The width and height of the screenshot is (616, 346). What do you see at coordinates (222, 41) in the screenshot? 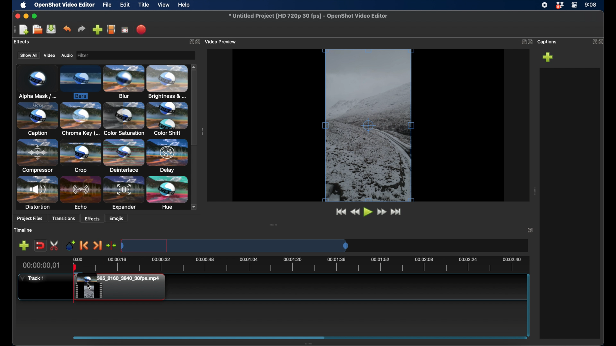
I see `video preview` at bounding box center [222, 41].